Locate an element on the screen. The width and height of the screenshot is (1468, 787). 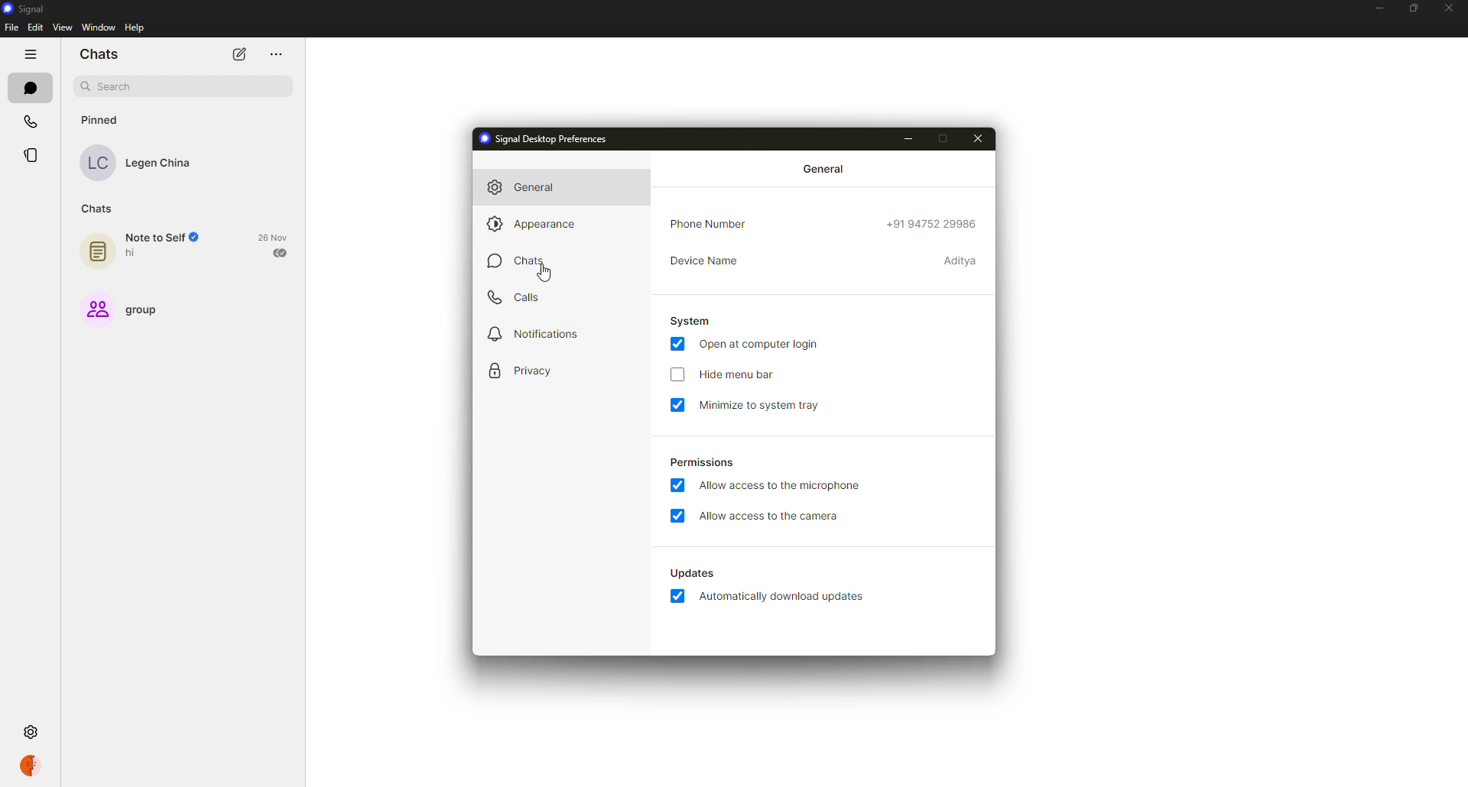
close is located at coordinates (1450, 9).